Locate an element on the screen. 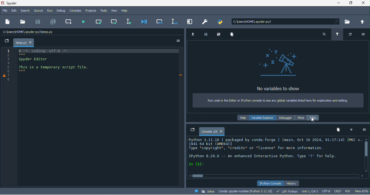 The height and width of the screenshot is (195, 370). new is located at coordinates (9, 22).